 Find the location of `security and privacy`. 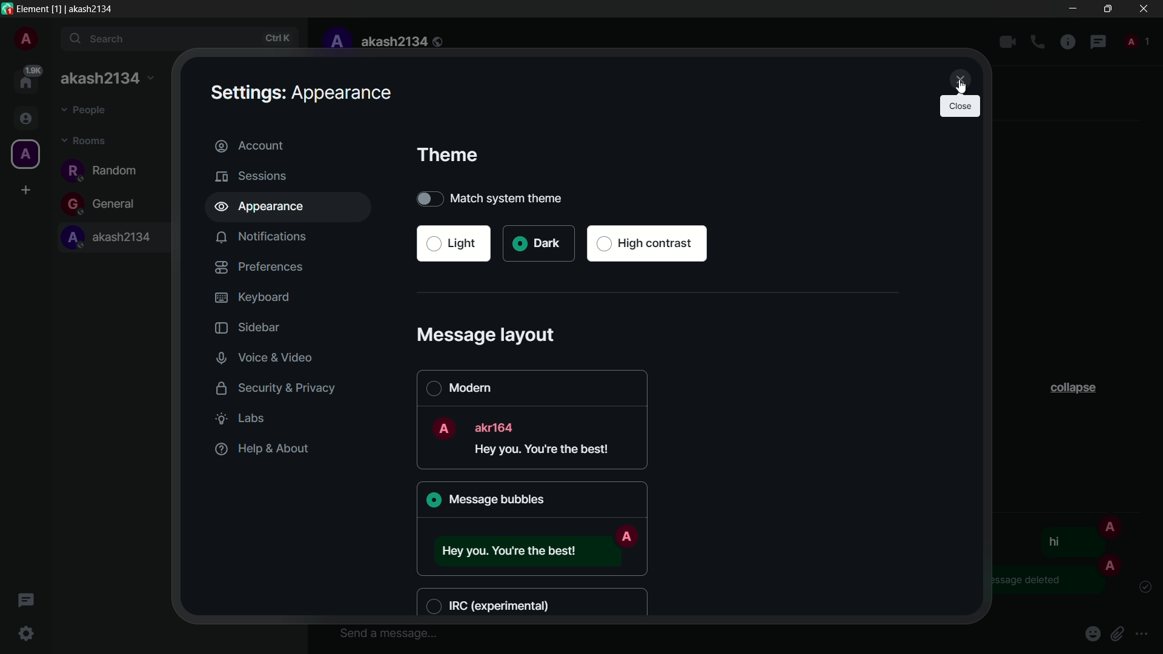

security and privacy is located at coordinates (270, 387).